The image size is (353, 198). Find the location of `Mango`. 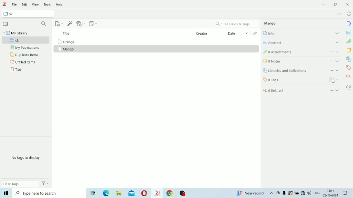

Mango is located at coordinates (66, 49).